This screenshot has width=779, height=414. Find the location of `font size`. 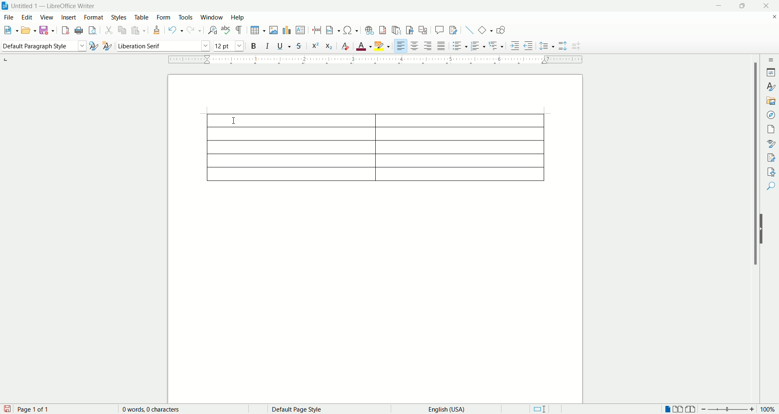

font size is located at coordinates (229, 45).